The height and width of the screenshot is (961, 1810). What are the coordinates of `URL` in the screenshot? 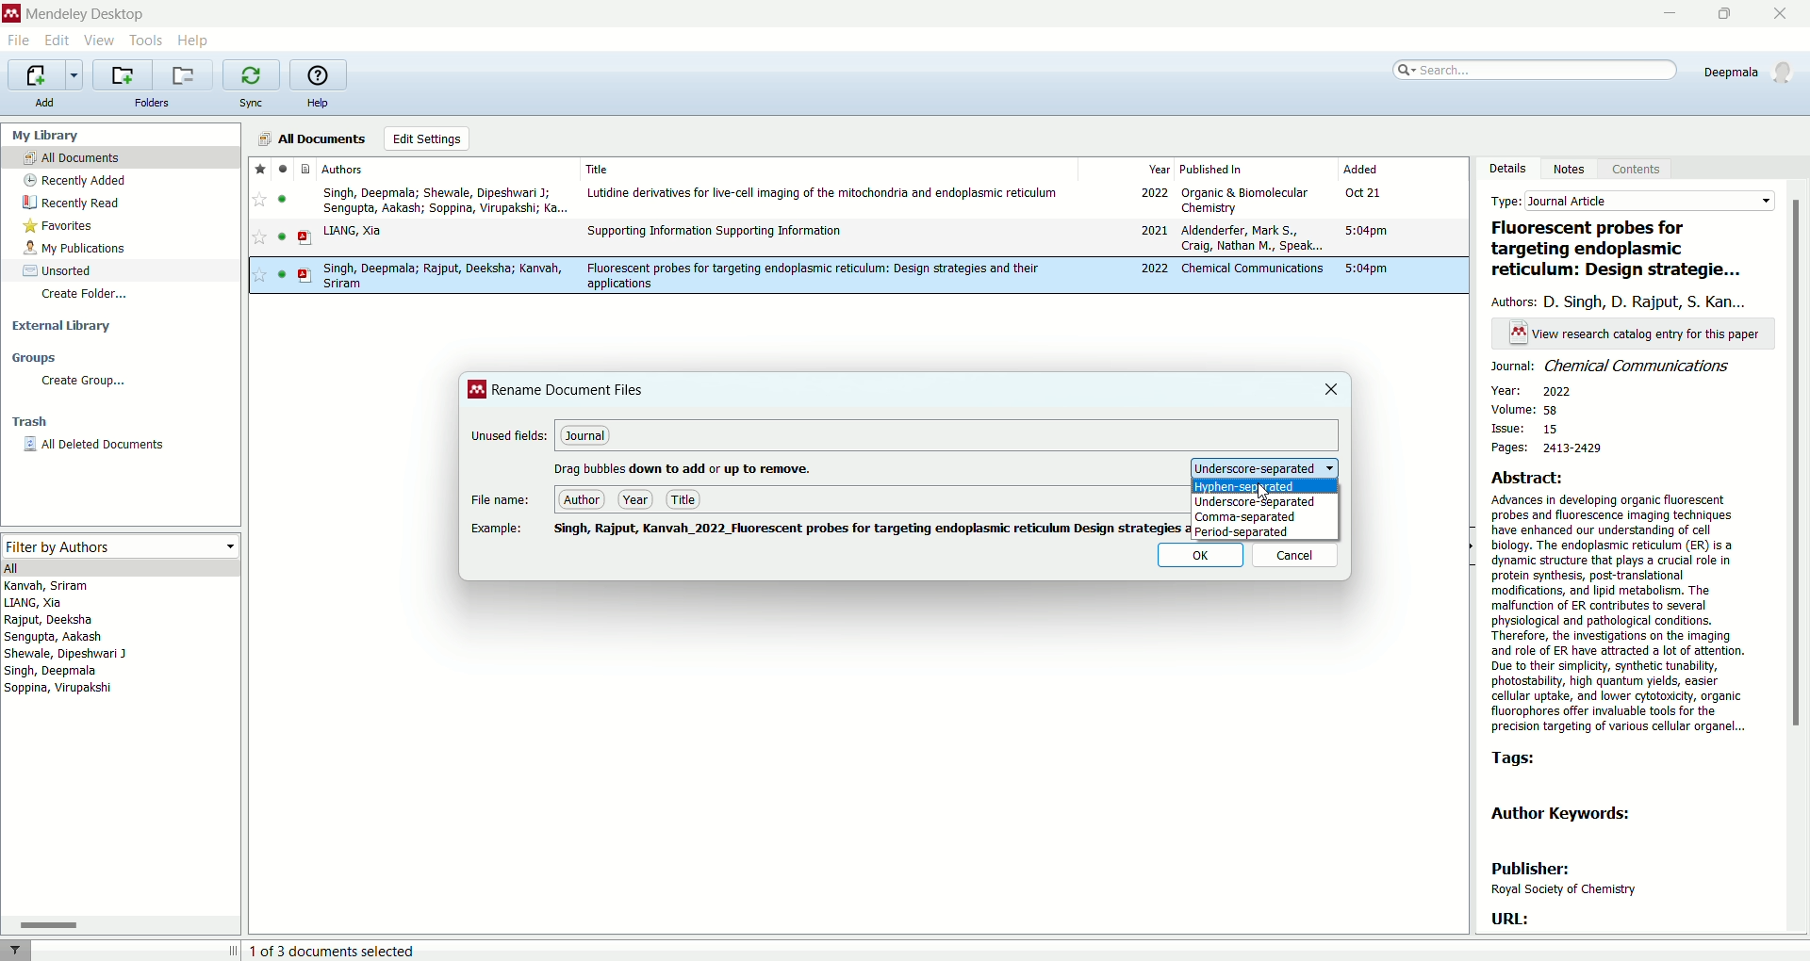 It's located at (1509, 919).